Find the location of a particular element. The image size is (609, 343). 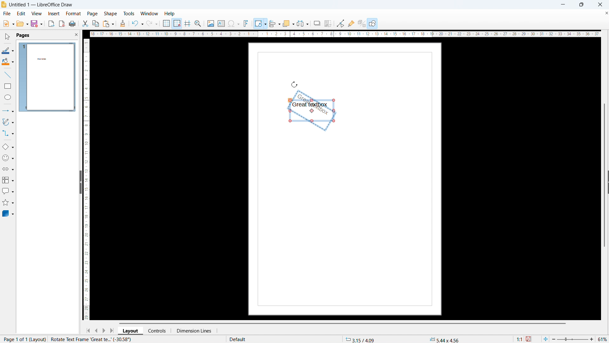

cursor coordinates is located at coordinates (361, 339).